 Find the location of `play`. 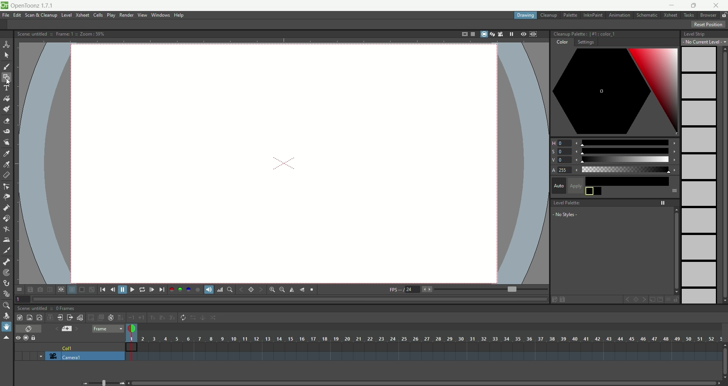

play is located at coordinates (131, 289).